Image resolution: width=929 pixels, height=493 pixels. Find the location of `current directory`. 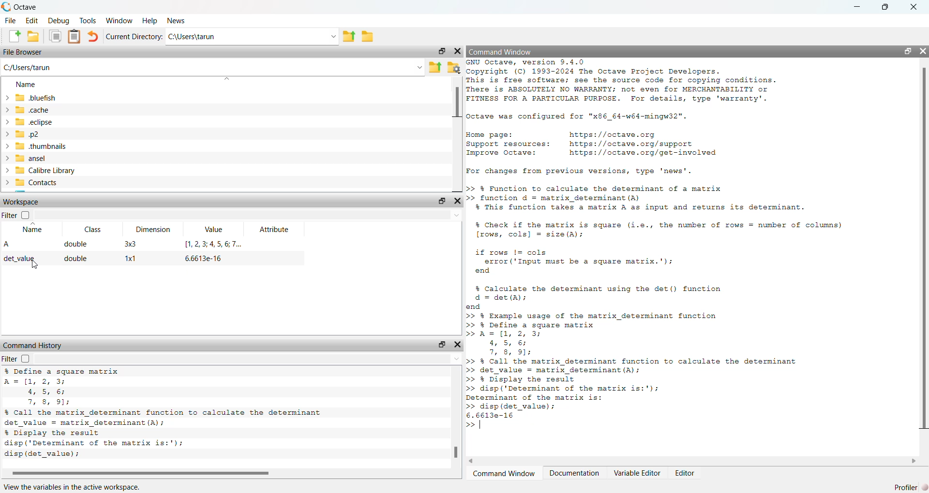

current directory is located at coordinates (134, 36).